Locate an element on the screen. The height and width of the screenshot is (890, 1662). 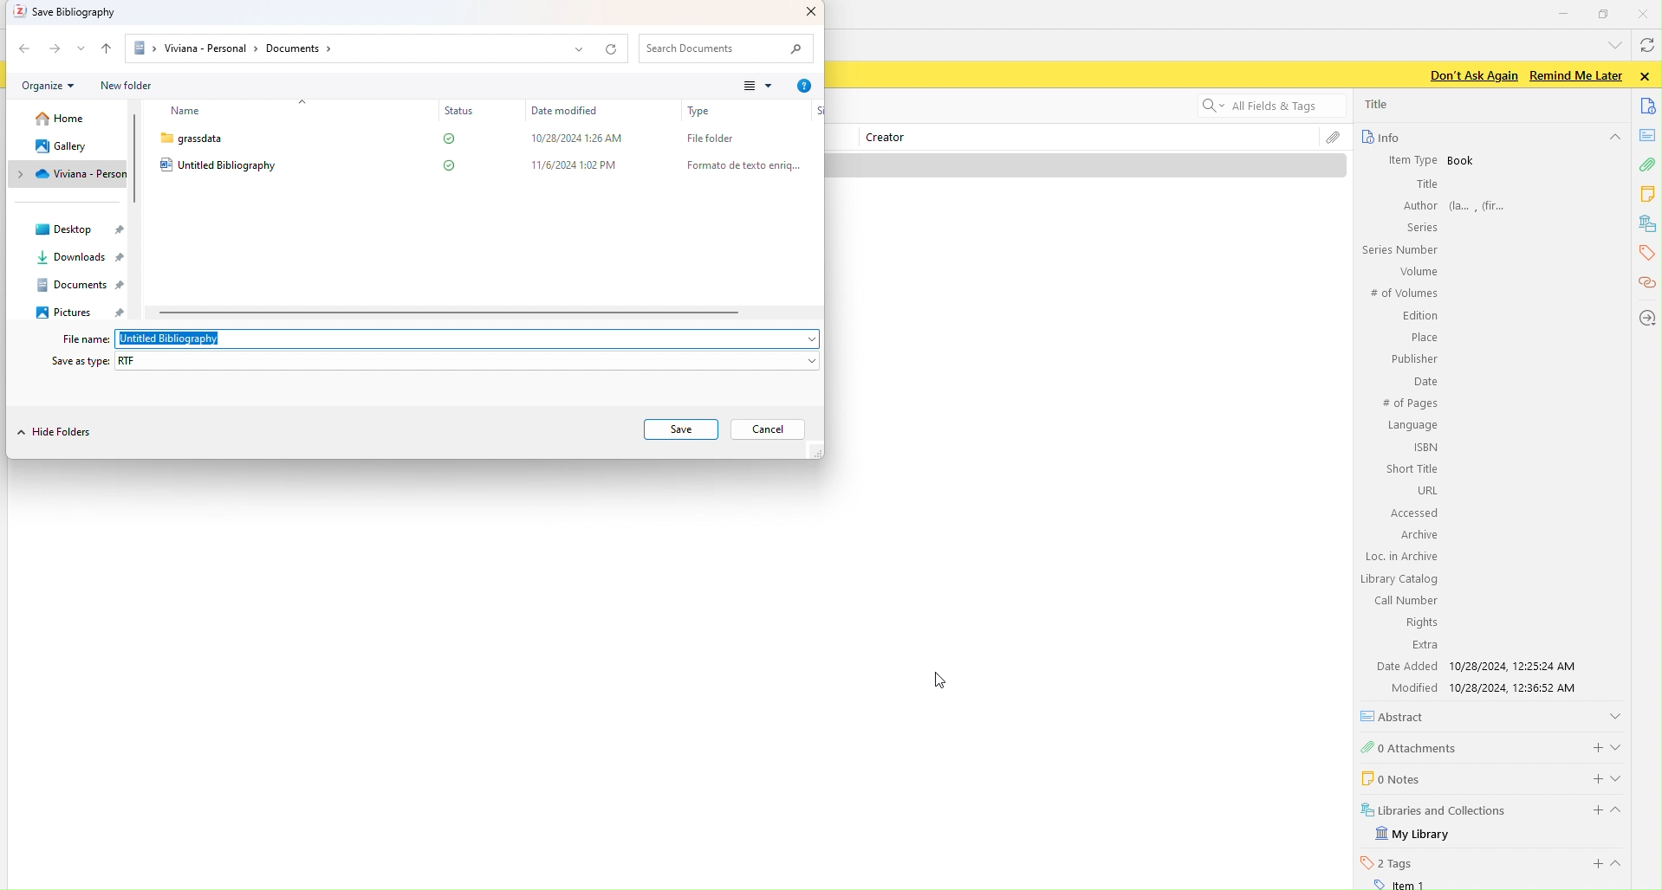
add is located at coordinates (1594, 864).